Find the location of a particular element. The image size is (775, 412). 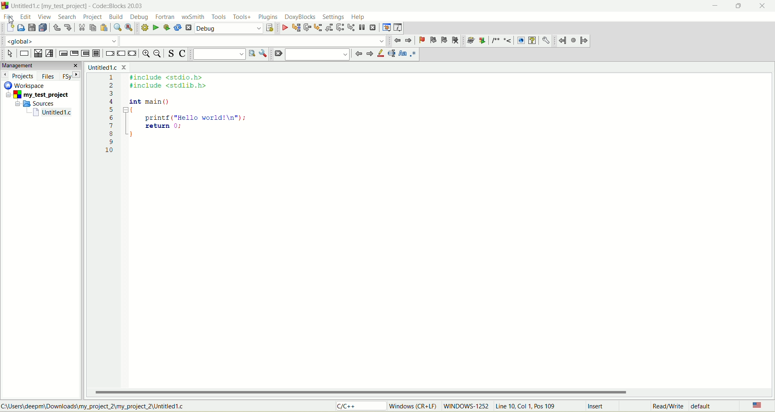

jump back is located at coordinates (562, 41).